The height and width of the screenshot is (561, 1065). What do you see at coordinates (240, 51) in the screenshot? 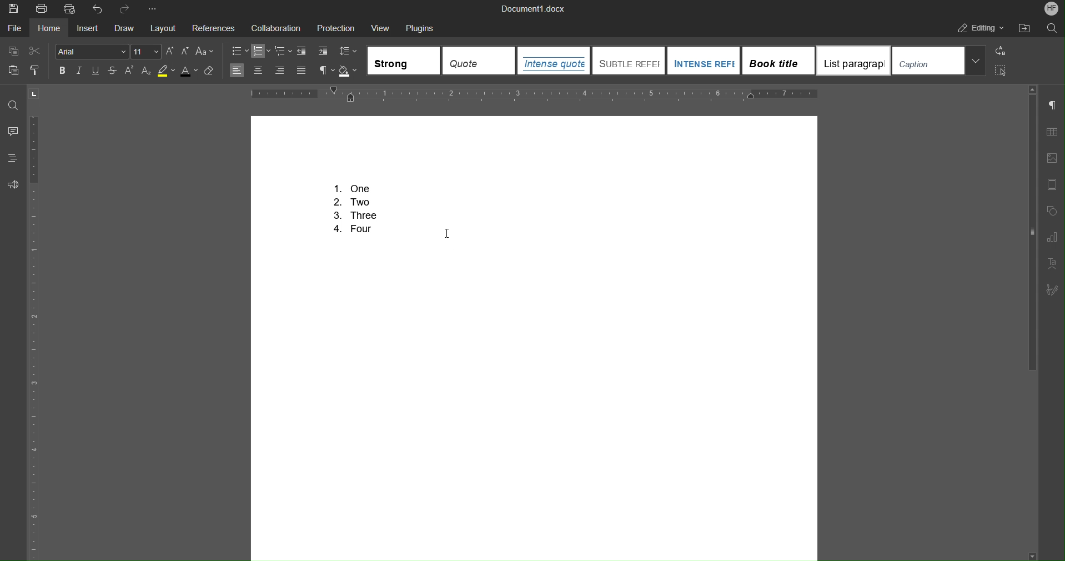
I see `Bullet List` at bounding box center [240, 51].